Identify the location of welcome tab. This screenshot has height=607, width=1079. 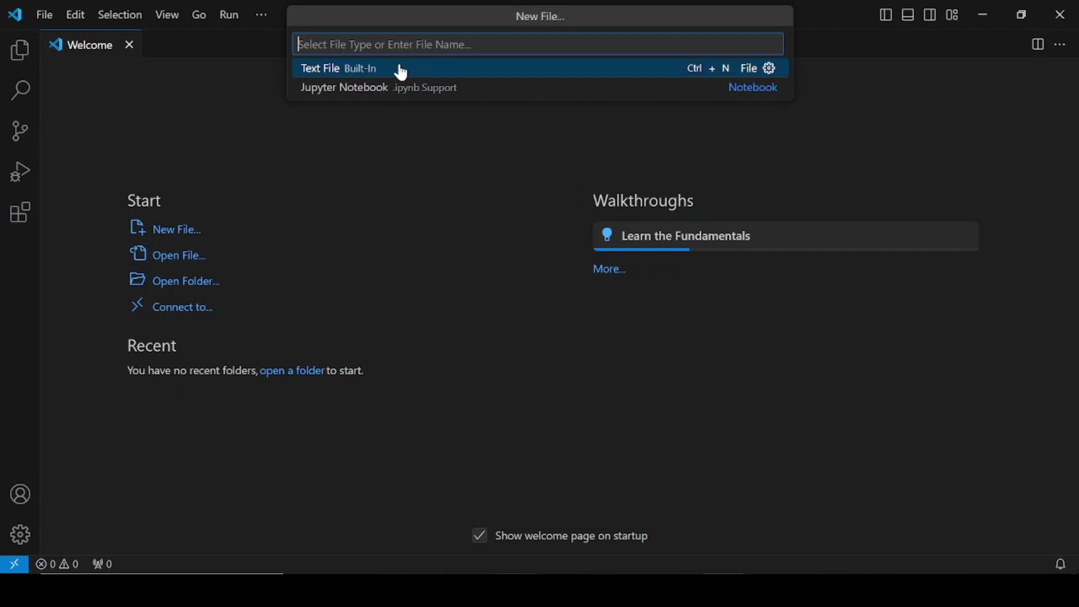
(92, 44).